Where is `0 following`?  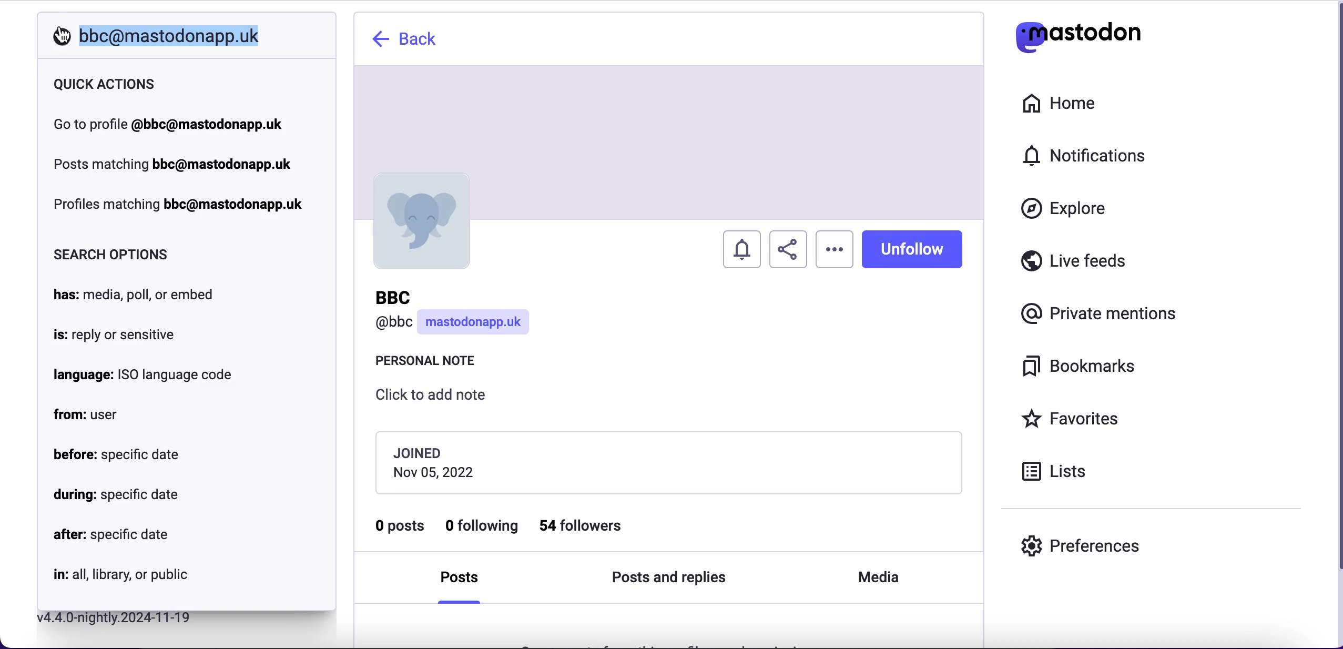 0 following is located at coordinates (483, 528).